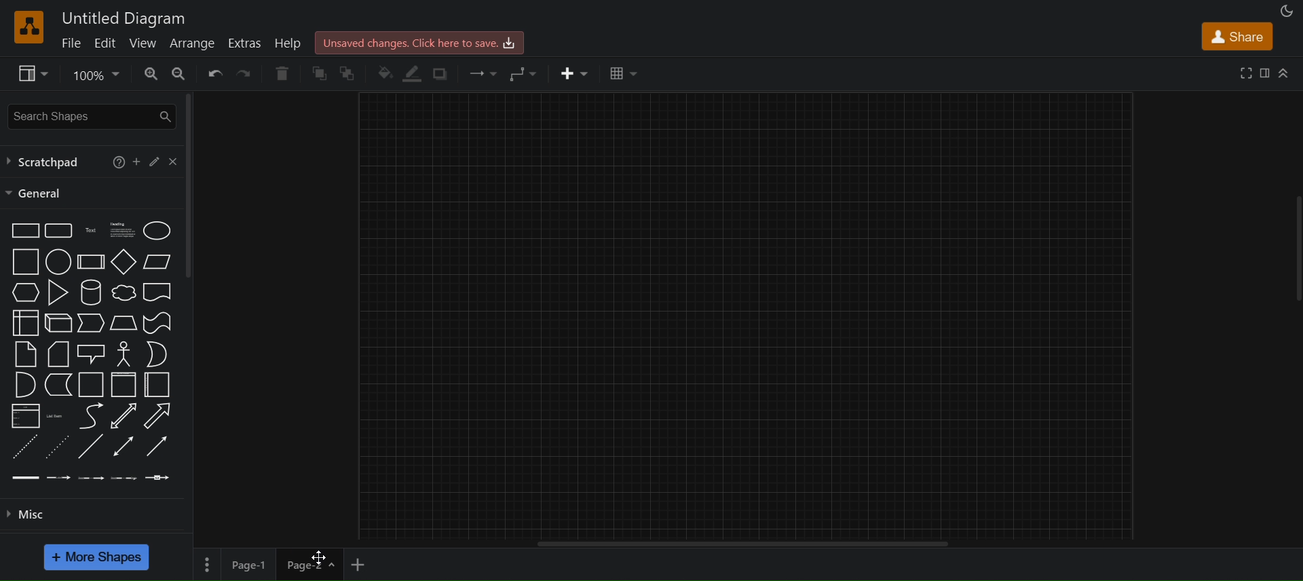 Image resolution: width=1303 pixels, height=581 pixels. Describe the element at coordinates (122, 293) in the screenshot. I see `cloud` at that location.